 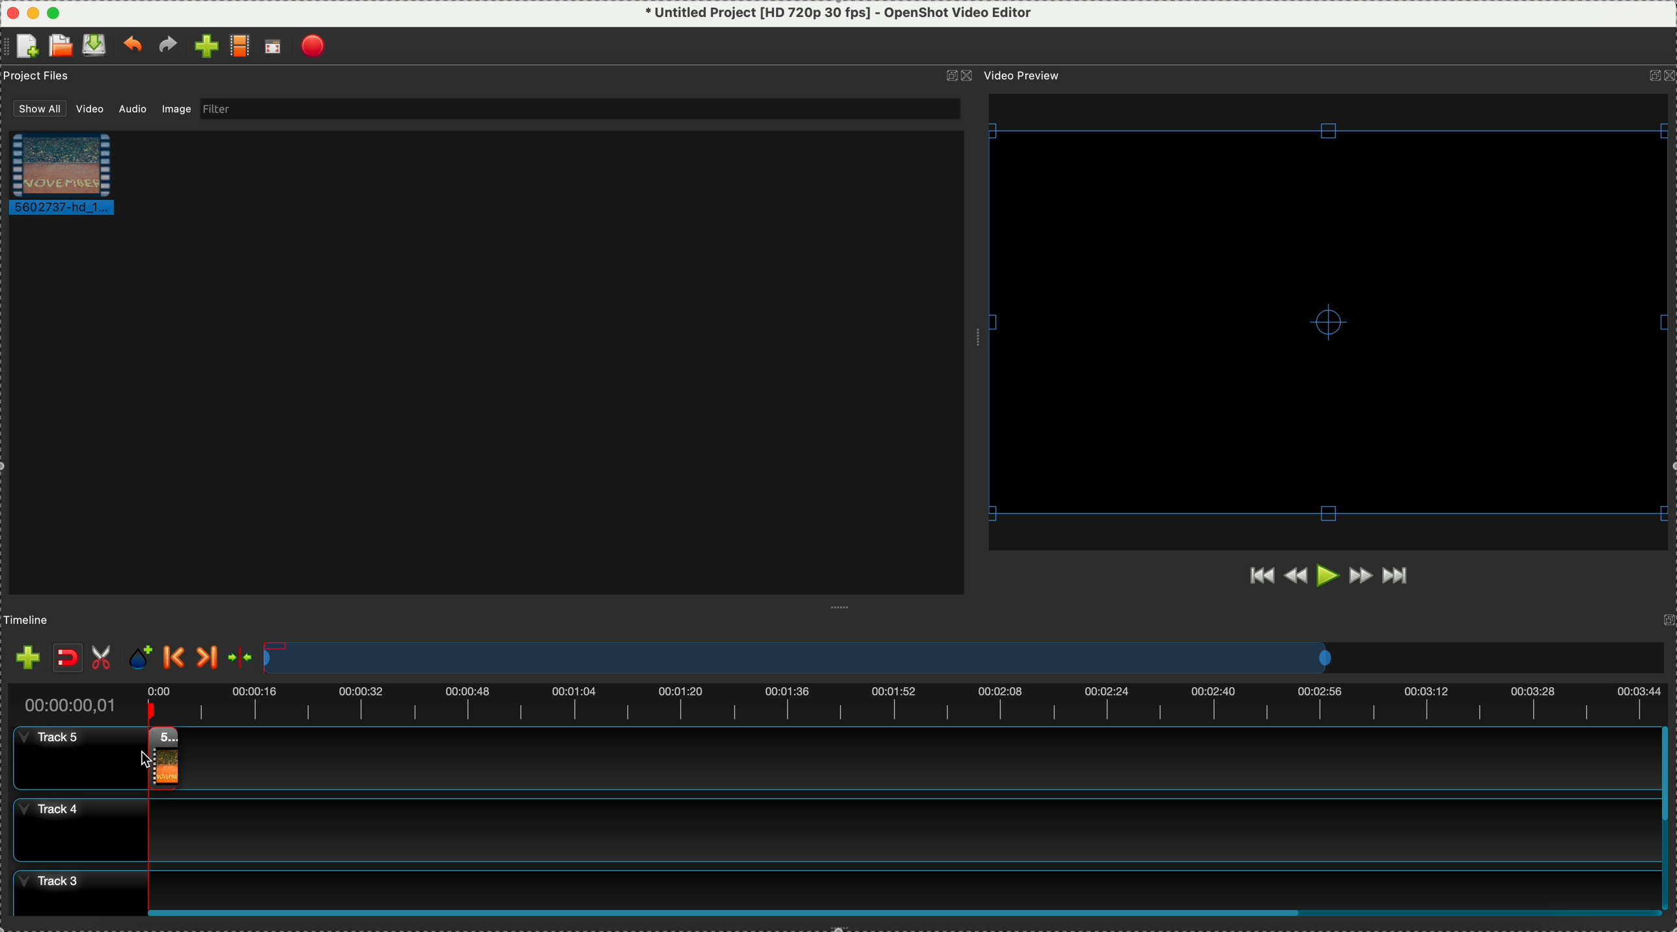 I want to click on Cursor, so click(x=148, y=759).